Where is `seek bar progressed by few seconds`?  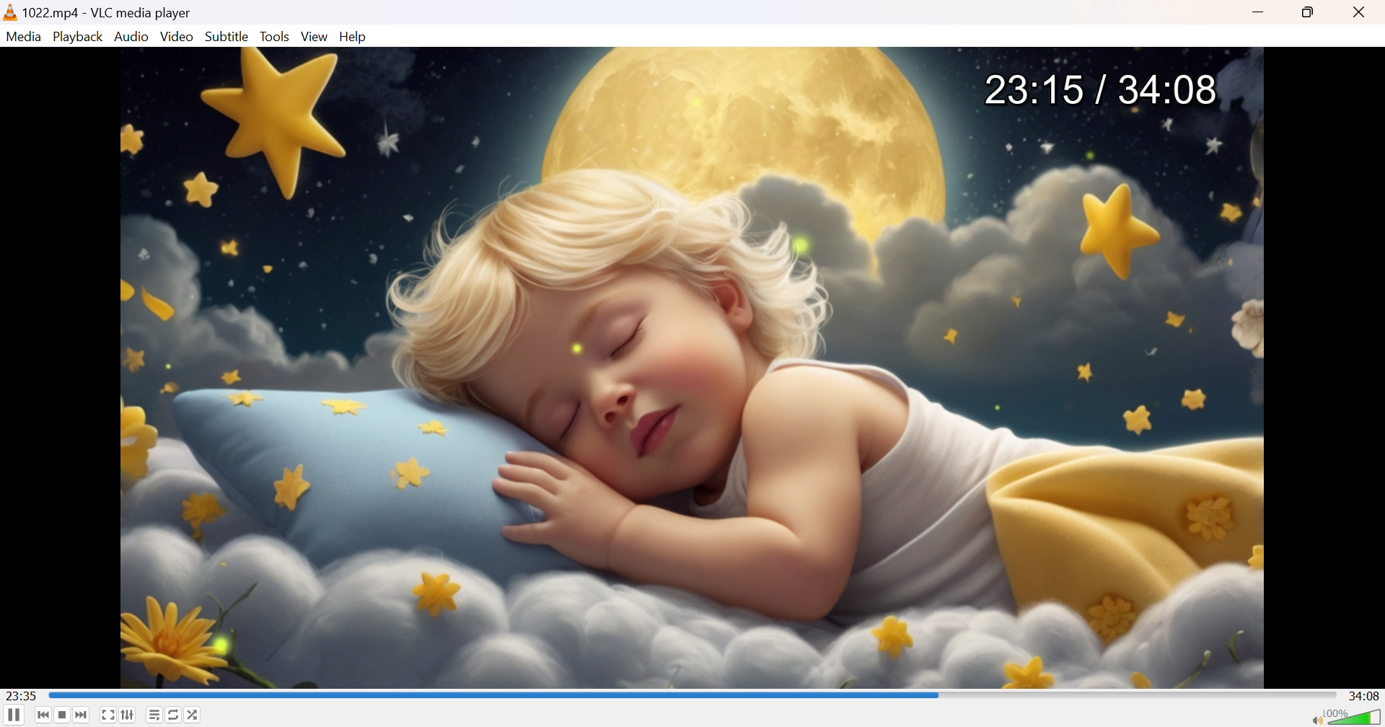 seek bar progressed by few seconds is located at coordinates (493, 695).